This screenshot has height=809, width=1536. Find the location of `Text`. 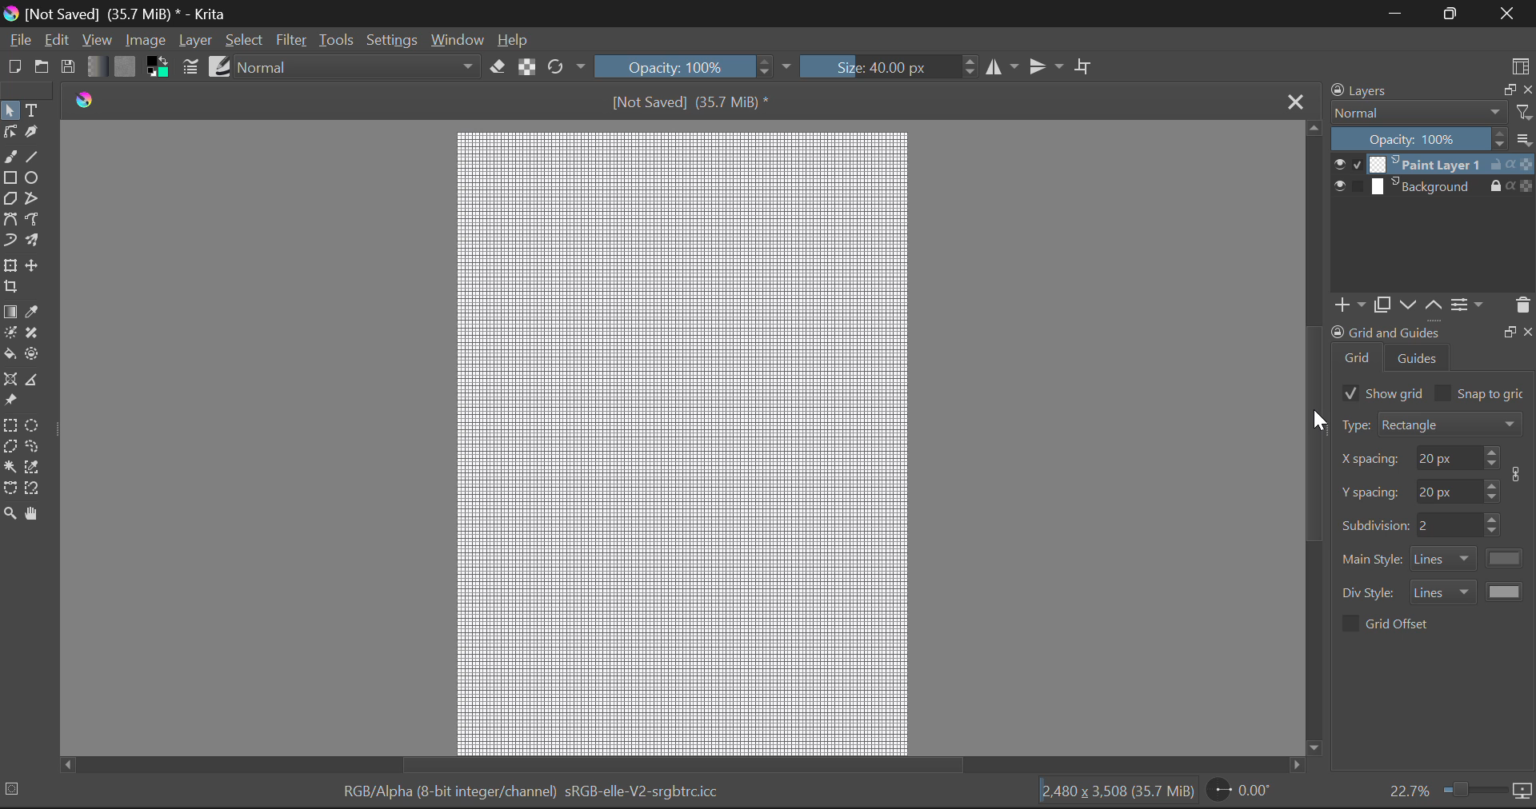

Text is located at coordinates (34, 111).